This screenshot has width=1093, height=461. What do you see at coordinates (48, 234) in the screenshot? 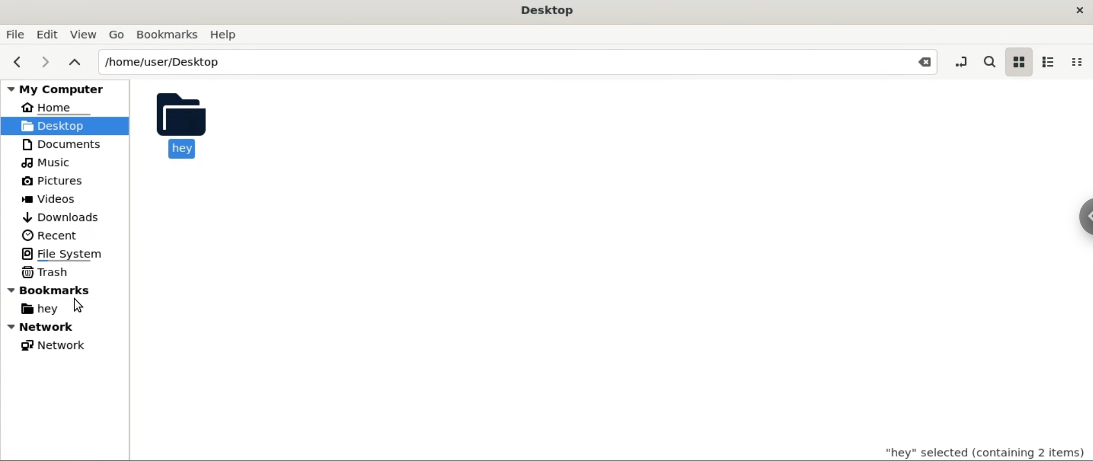
I see `Recent` at bounding box center [48, 234].